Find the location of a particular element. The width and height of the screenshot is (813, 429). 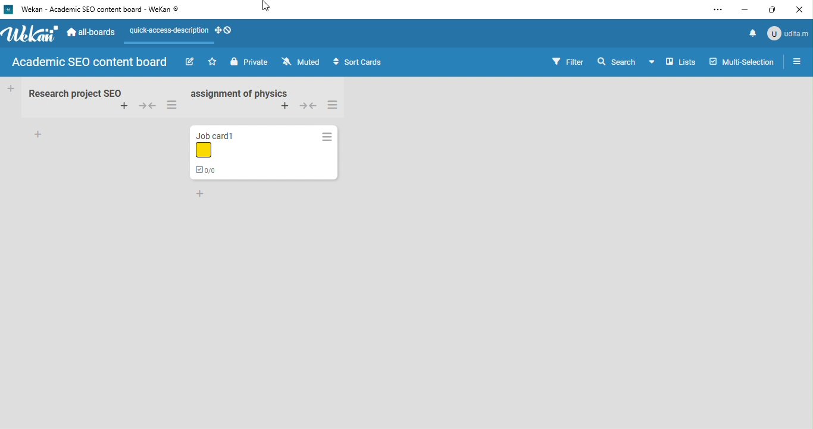

list actions is located at coordinates (172, 105).